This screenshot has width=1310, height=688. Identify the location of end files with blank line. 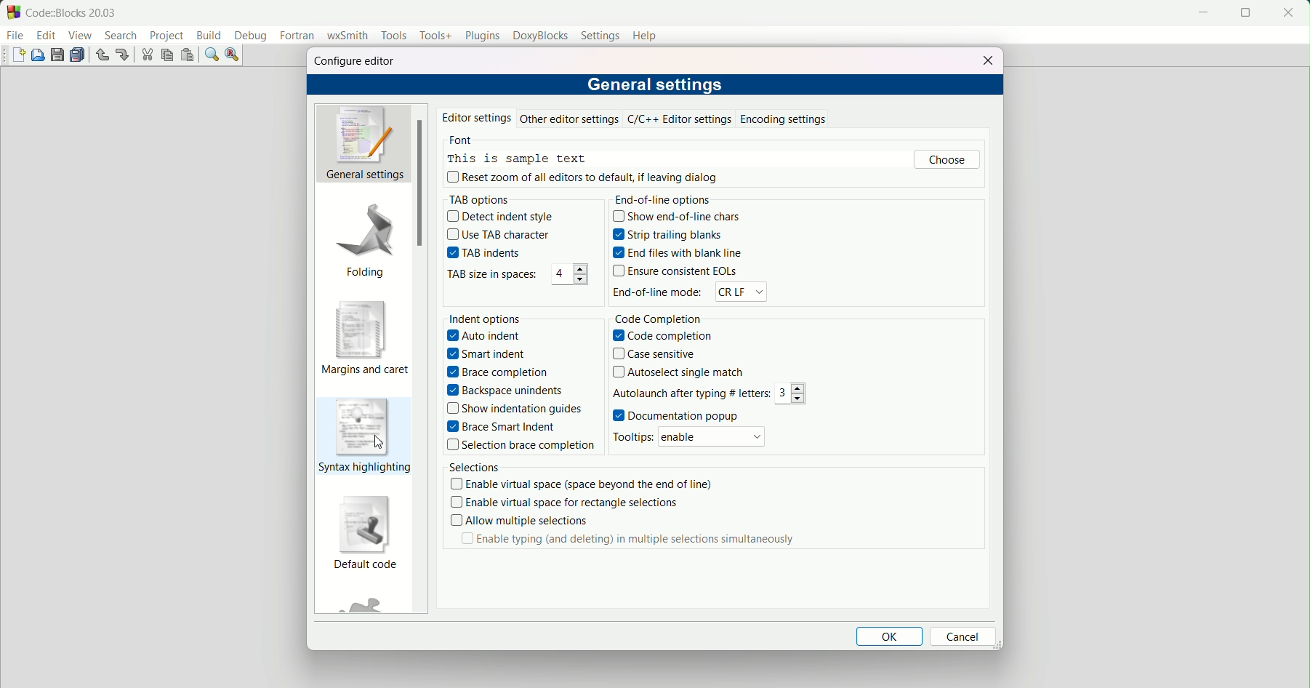
(678, 252).